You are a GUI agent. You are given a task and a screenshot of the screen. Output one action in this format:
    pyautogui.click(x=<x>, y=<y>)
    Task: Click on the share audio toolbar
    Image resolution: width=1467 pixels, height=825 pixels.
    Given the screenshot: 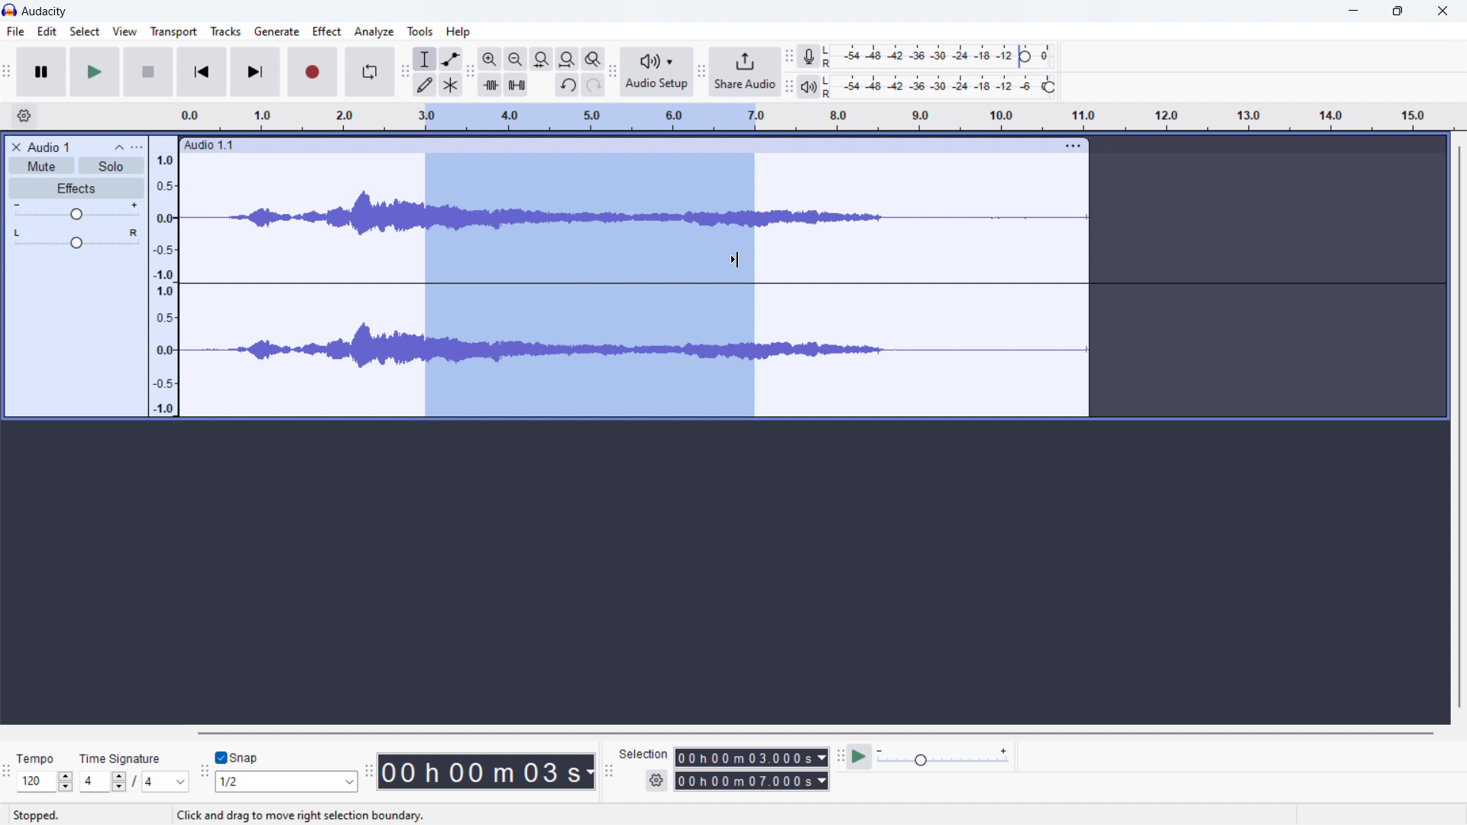 What is the action you would take?
    pyautogui.click(x=701, y=73)
    